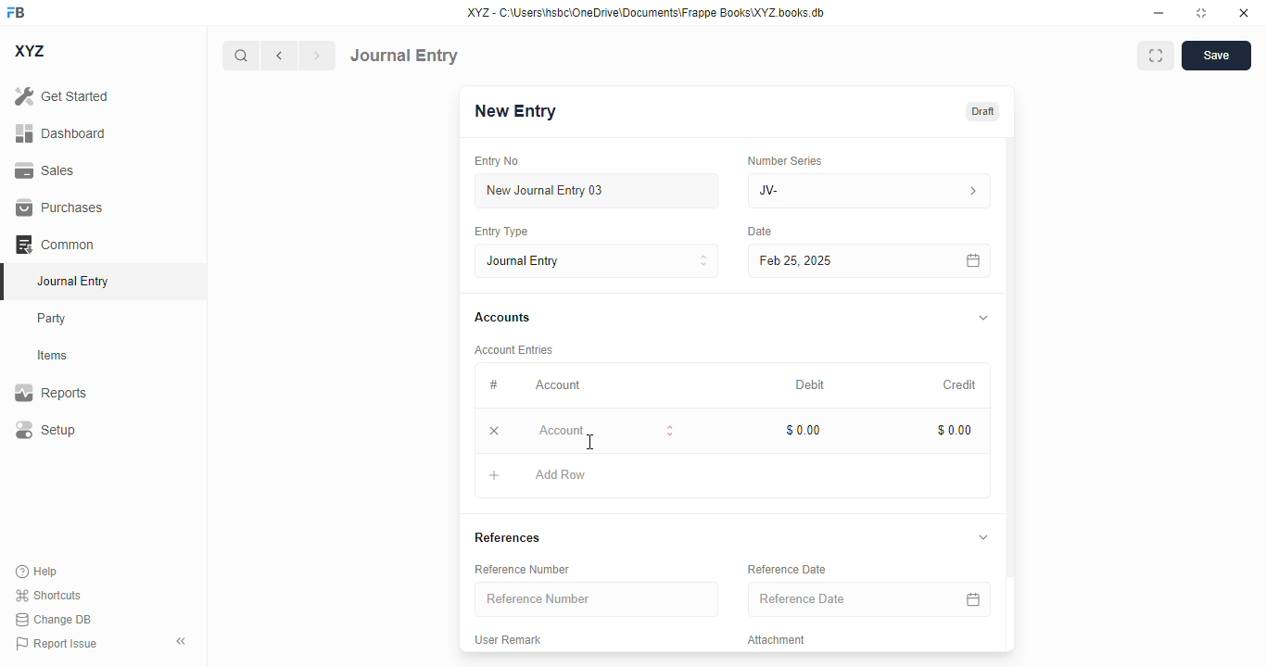 The image size is (1266, 667). What do you see at coordinates (16, 11) in the screenshot?
I see `FB logo` at bounding box center [16, 11].